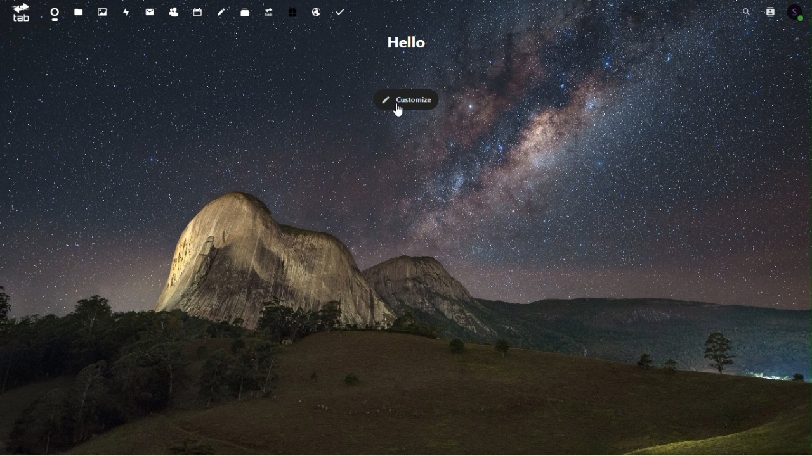 Image resolution: width=812 pixels, height=456 pixels. Describe the element at coordinates (266, 11) in the screenshot. I see `Upgrade` at that location.